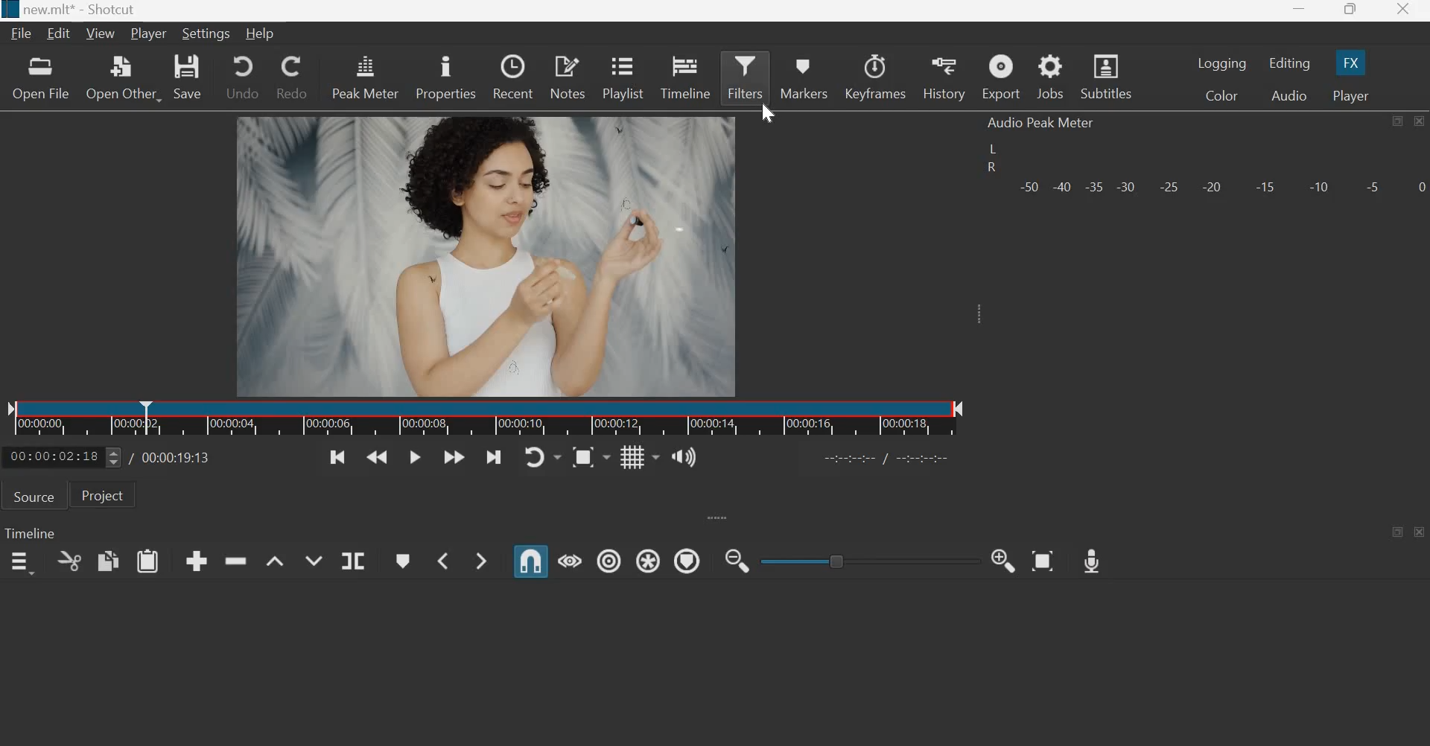 This screenshot has height=746, width=1430. Describe the element at coordinates (541, 458) in the screenshot. I see `Toggle player looping` at that location.